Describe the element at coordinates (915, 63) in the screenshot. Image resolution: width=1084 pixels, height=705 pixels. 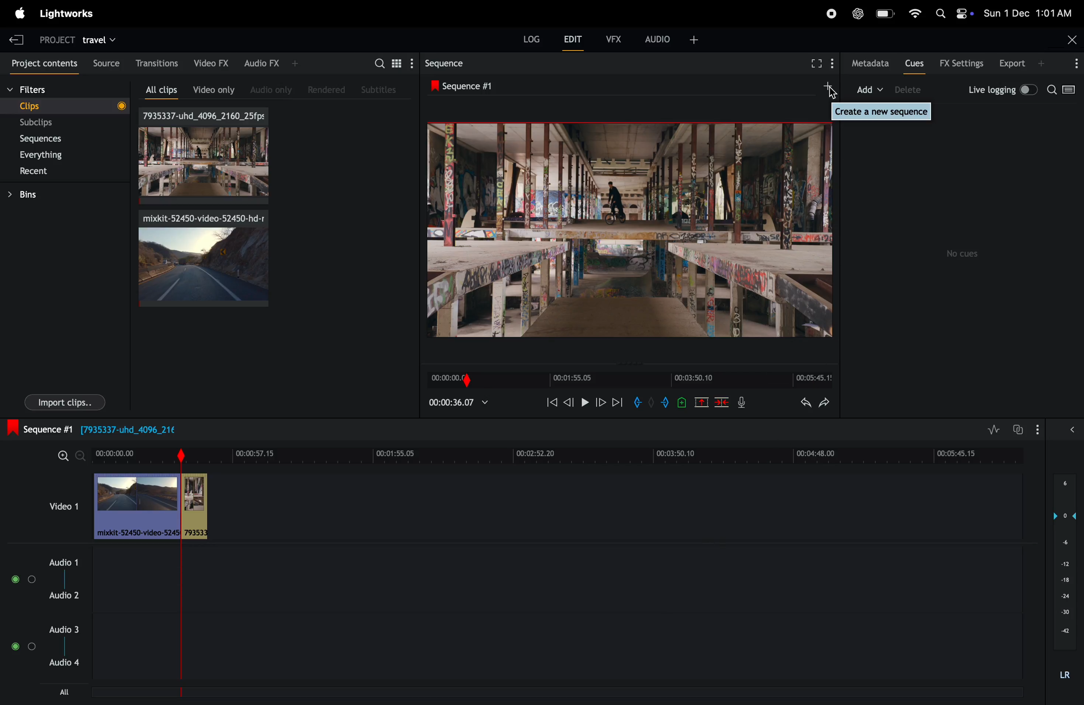
I see `cues` at that location.